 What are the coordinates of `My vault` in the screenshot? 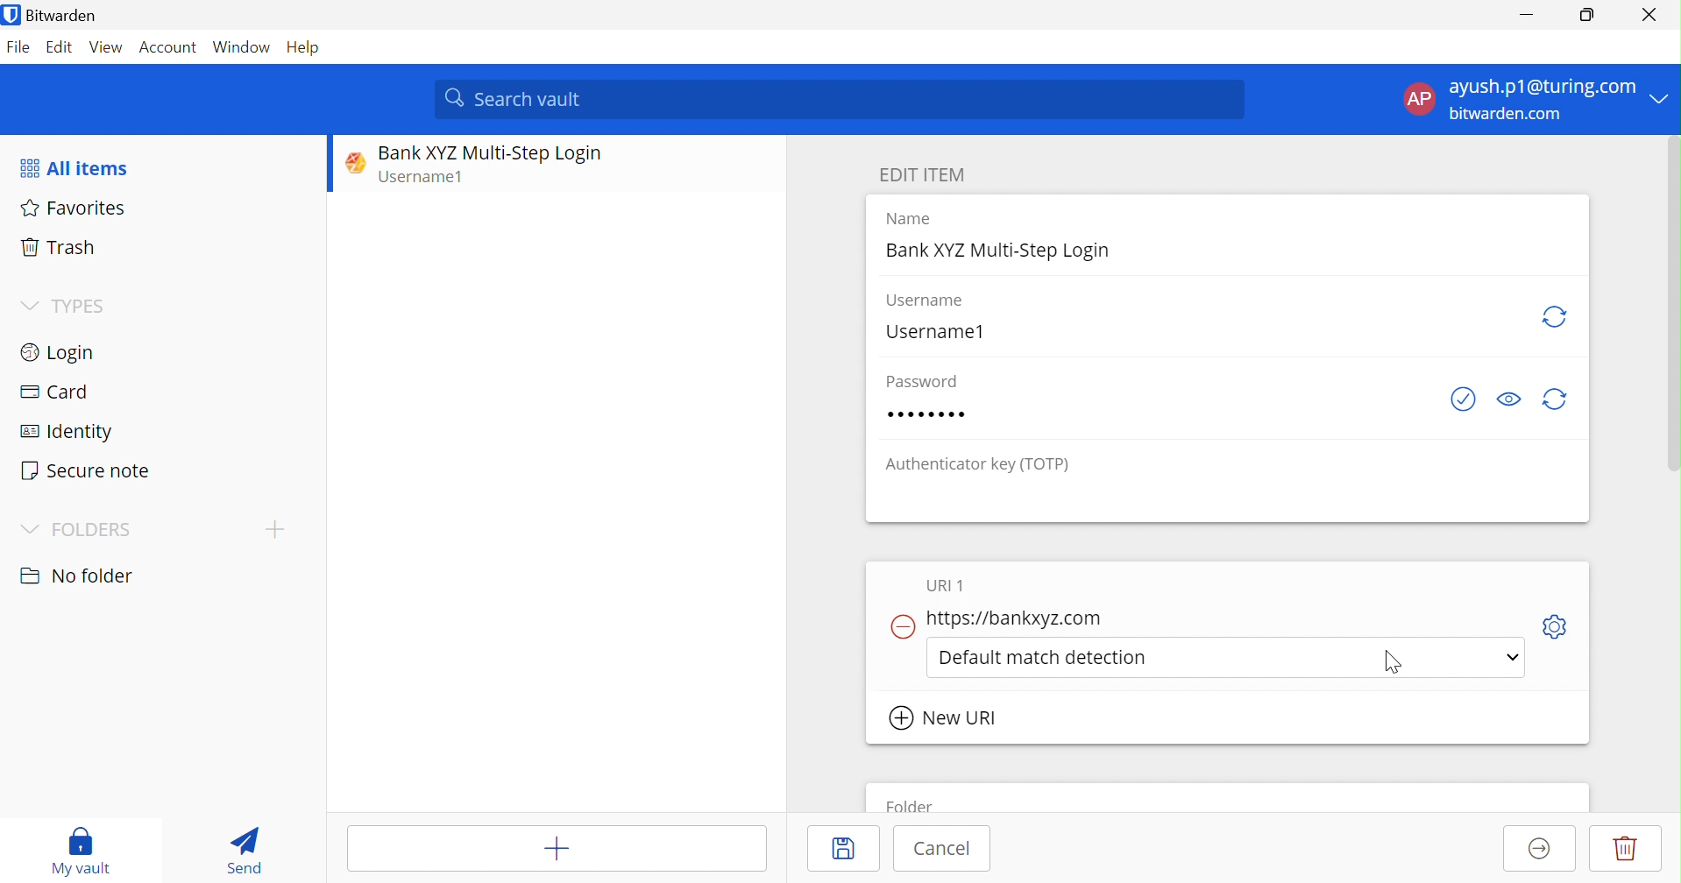 It's located at (80, 851).